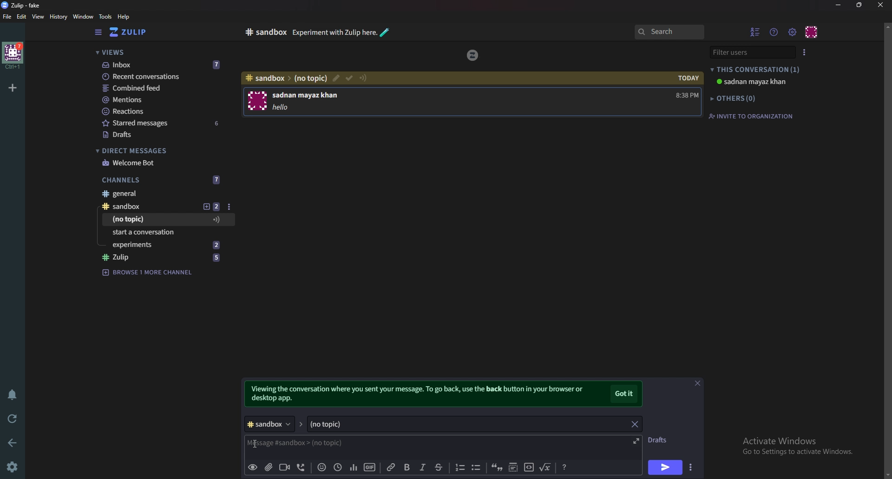 The height and width of the screenshot is (479, 892). Describe the element at coordinates (838, 6) in the screenshot. I see `Minimize` at that location.